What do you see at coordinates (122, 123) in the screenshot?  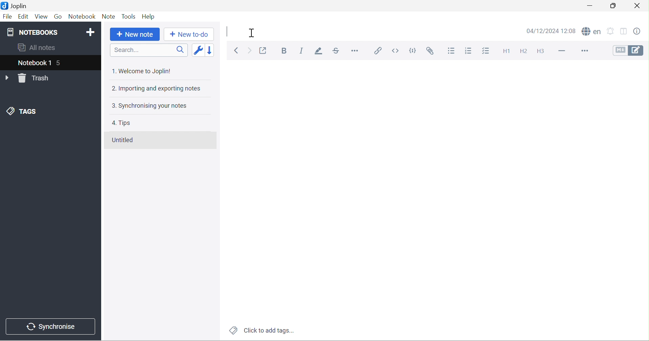 I see `4. Tips` at bounding box center [122, 123].